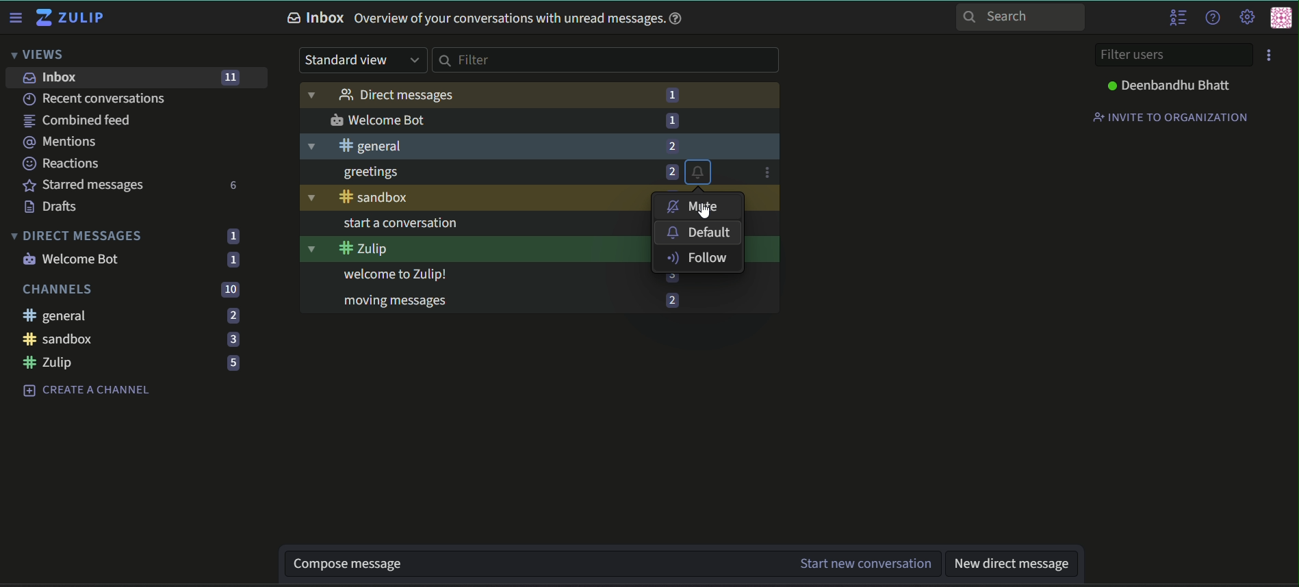 The image size is (1299, 587). What do you see at coordinates (767, 172) in the screenshot?
I see `options` at bounding box center [767, 172].